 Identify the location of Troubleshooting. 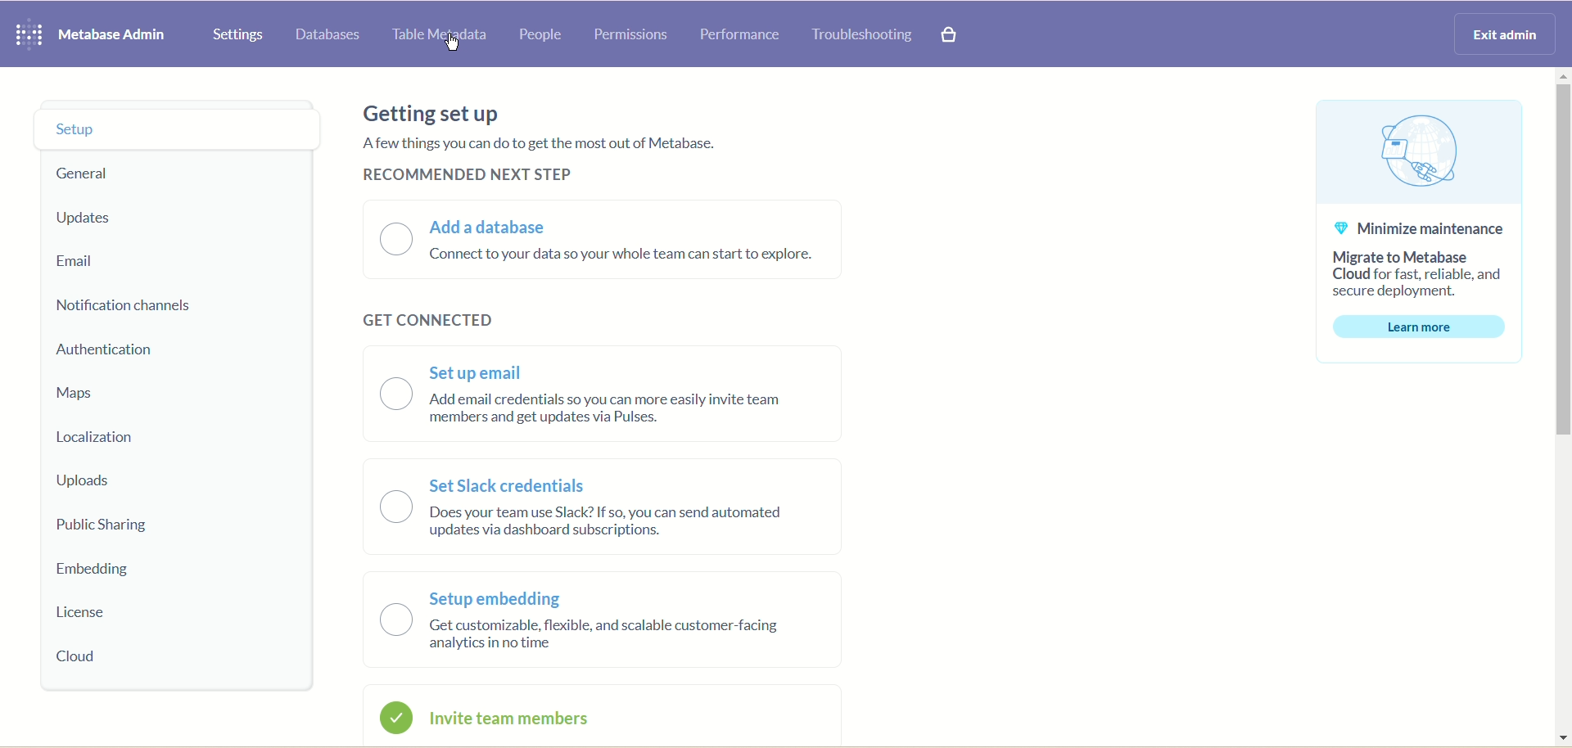
(865, 36).